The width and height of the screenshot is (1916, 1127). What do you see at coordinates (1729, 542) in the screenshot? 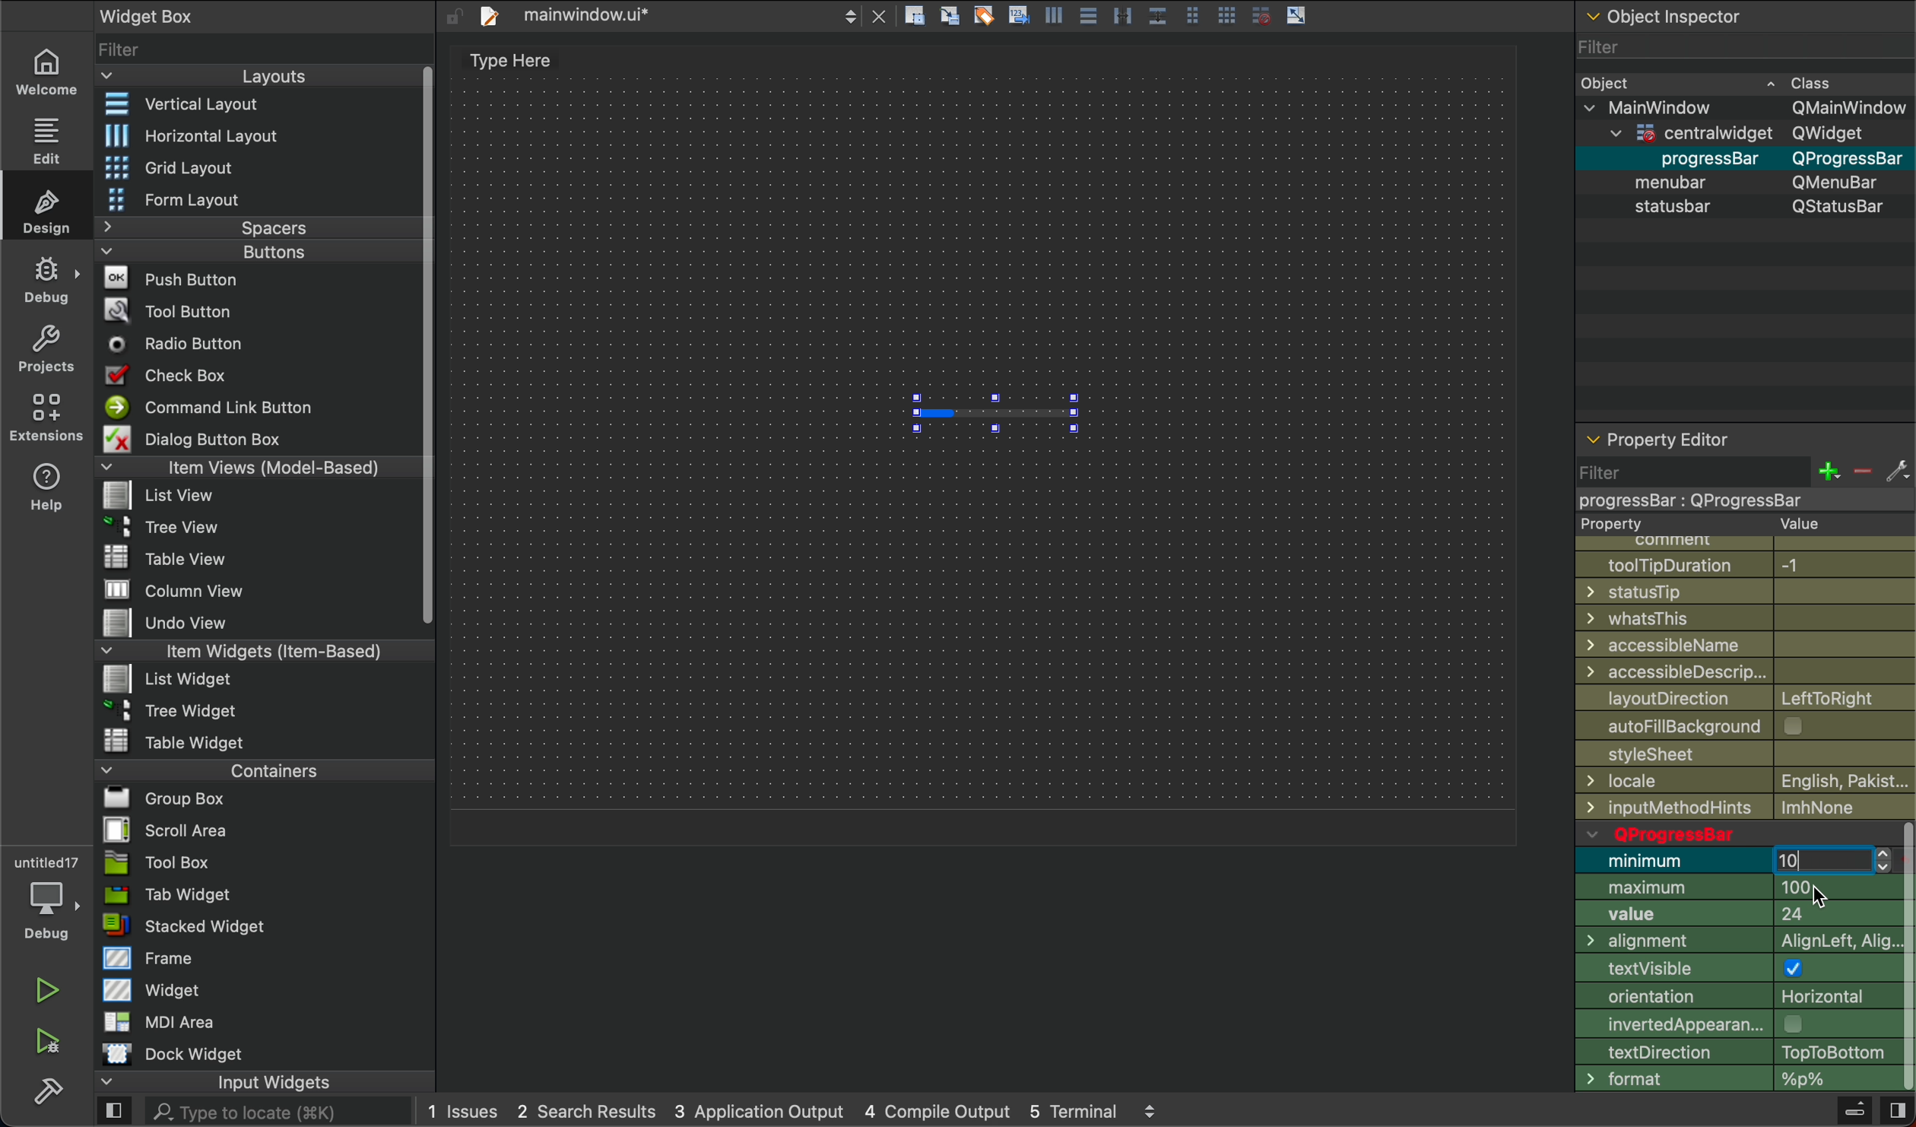
I see `Comment` at bounding box center [1729, 542].